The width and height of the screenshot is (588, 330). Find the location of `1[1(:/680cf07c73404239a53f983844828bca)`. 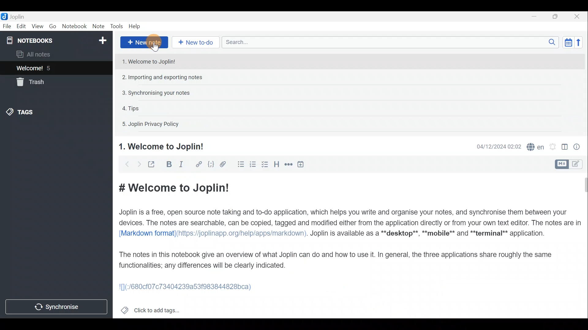

1[1(:/680cf07c73404239a53f983844828bca) is located at coordinates (189, 288).